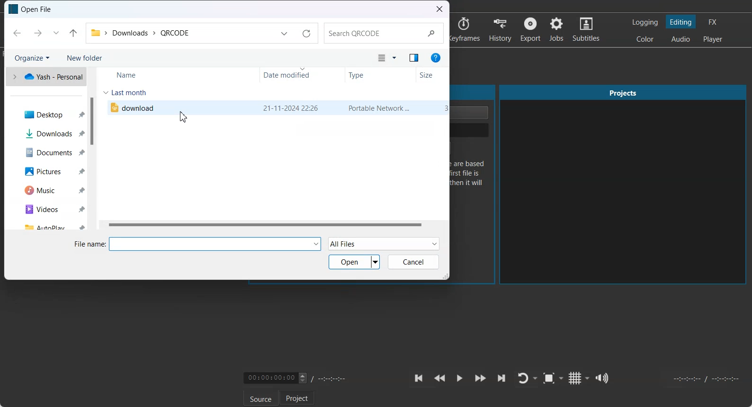 The height and width of the screenshot is (407, 752). What do you see at coordinates (681, 22) in the screenshot?
I see `Switching to the Editing layout` at bounding box center [681, 22].